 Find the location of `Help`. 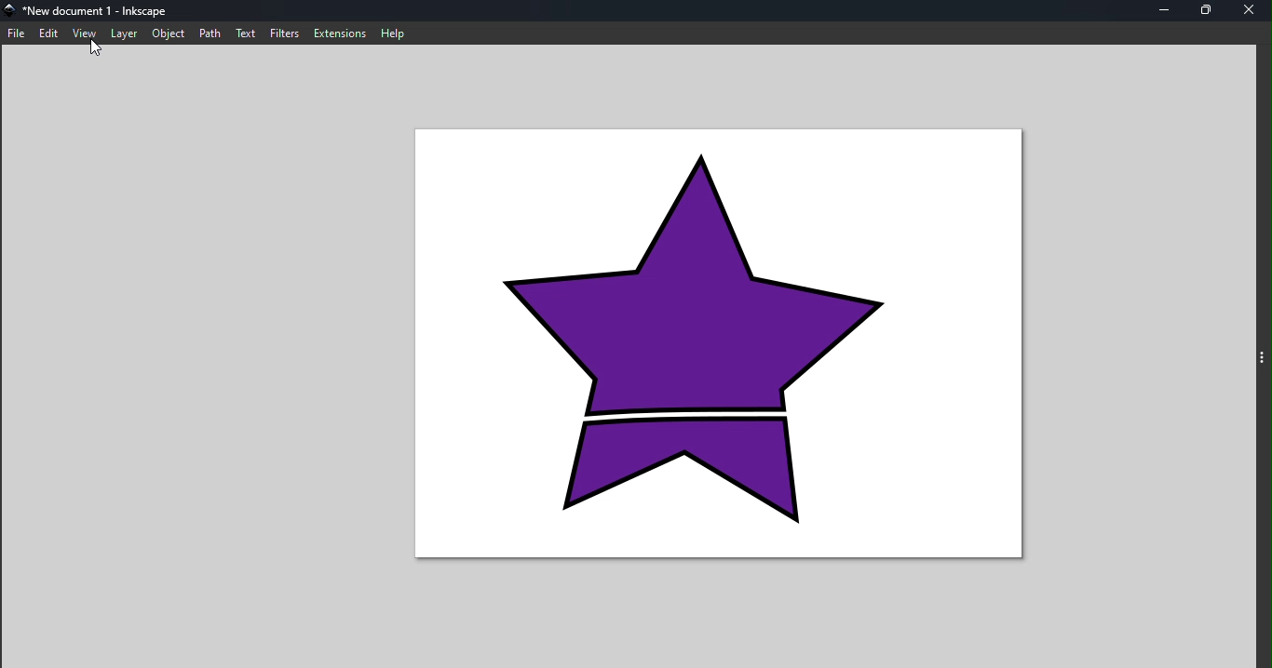

Help is located at coordinates (395, 32).